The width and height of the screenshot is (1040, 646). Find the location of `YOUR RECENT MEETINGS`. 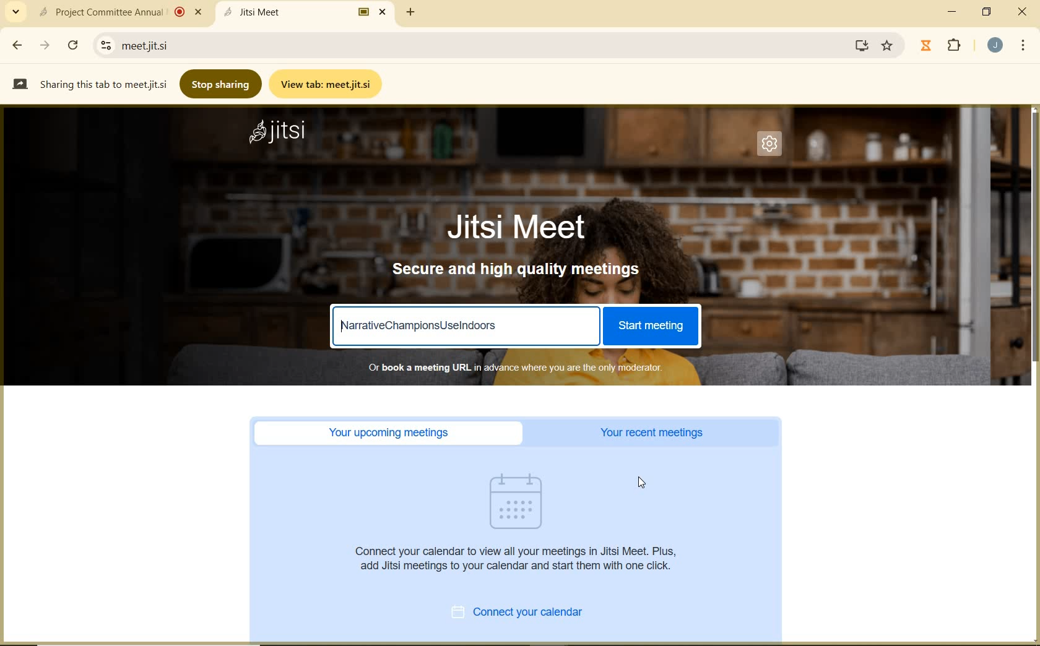

YOUR RECENT MEETINGS is located at coordinates (656, 433).